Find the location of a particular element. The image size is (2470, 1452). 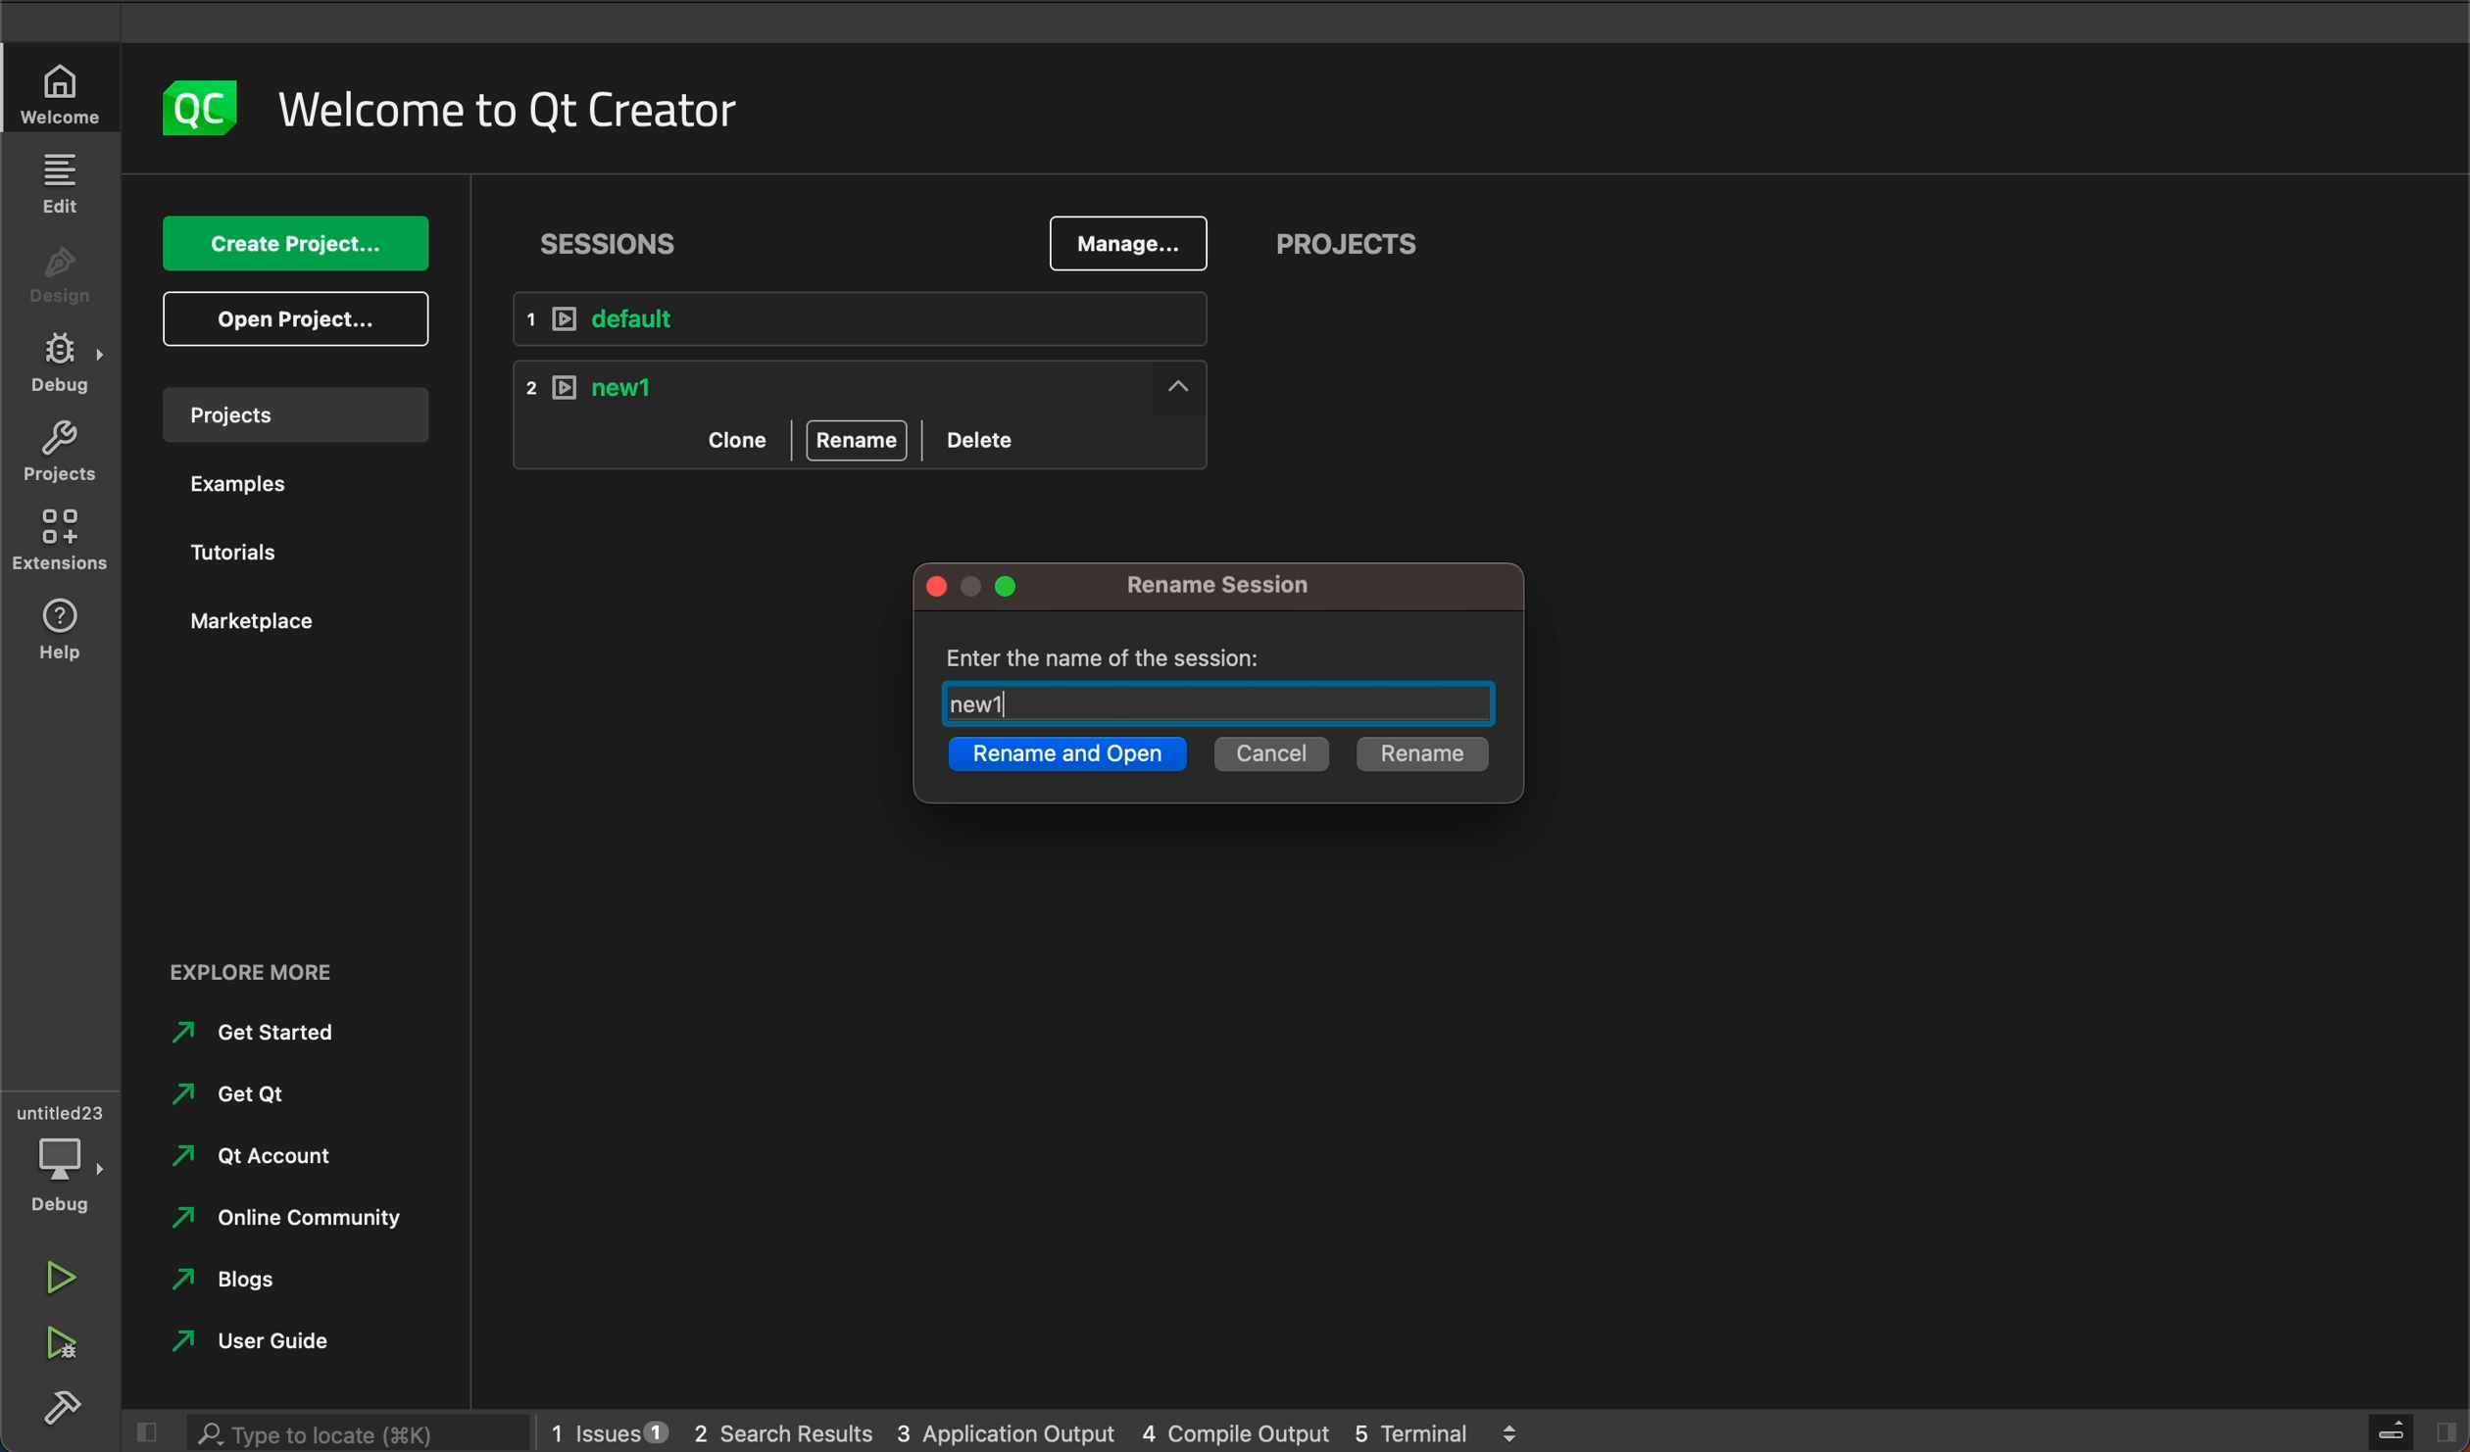

tutorials is located at coordinates (240, 550).